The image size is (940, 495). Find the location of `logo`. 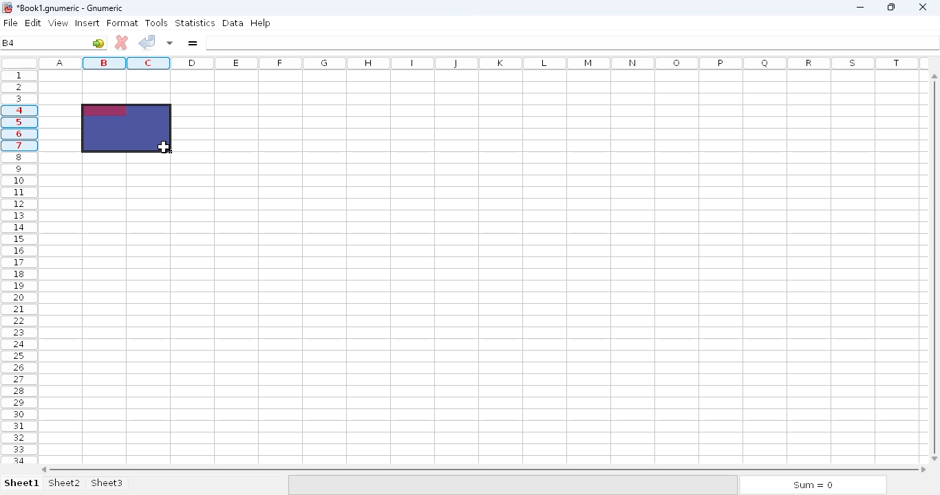

logo is located at coordinates (7, 8).